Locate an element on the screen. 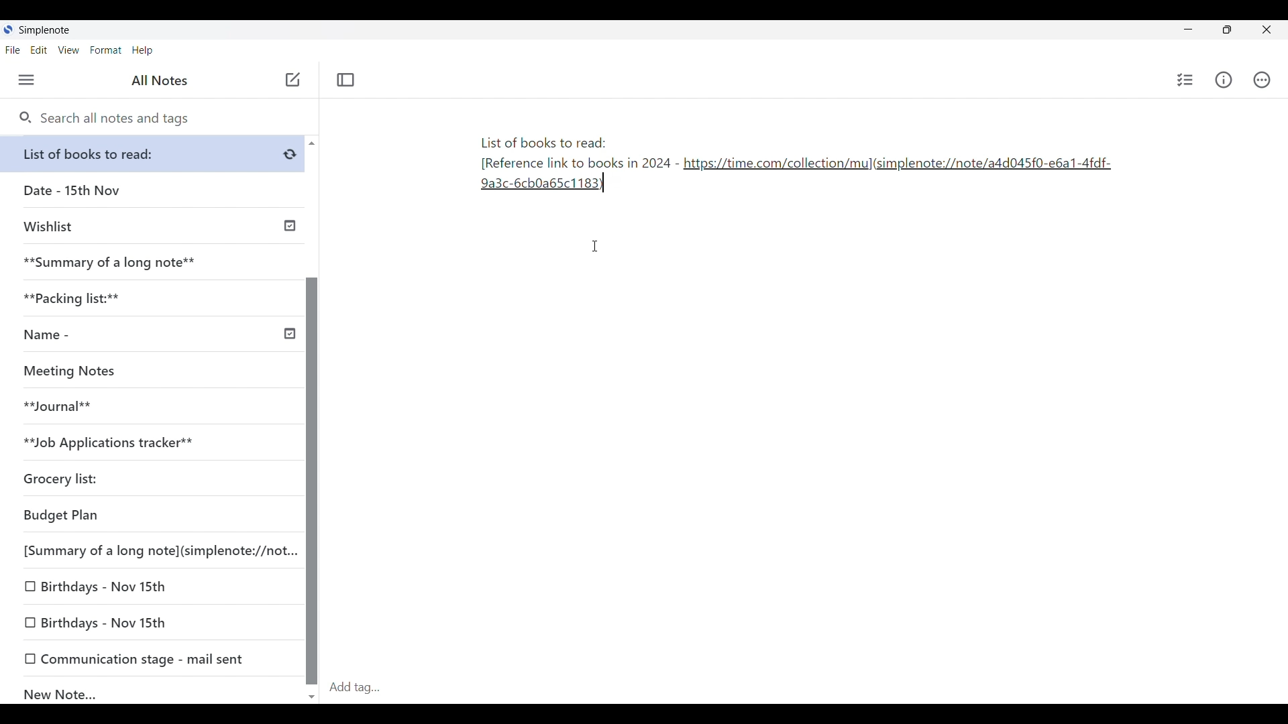  Edit is located at coordinates (39, 50).